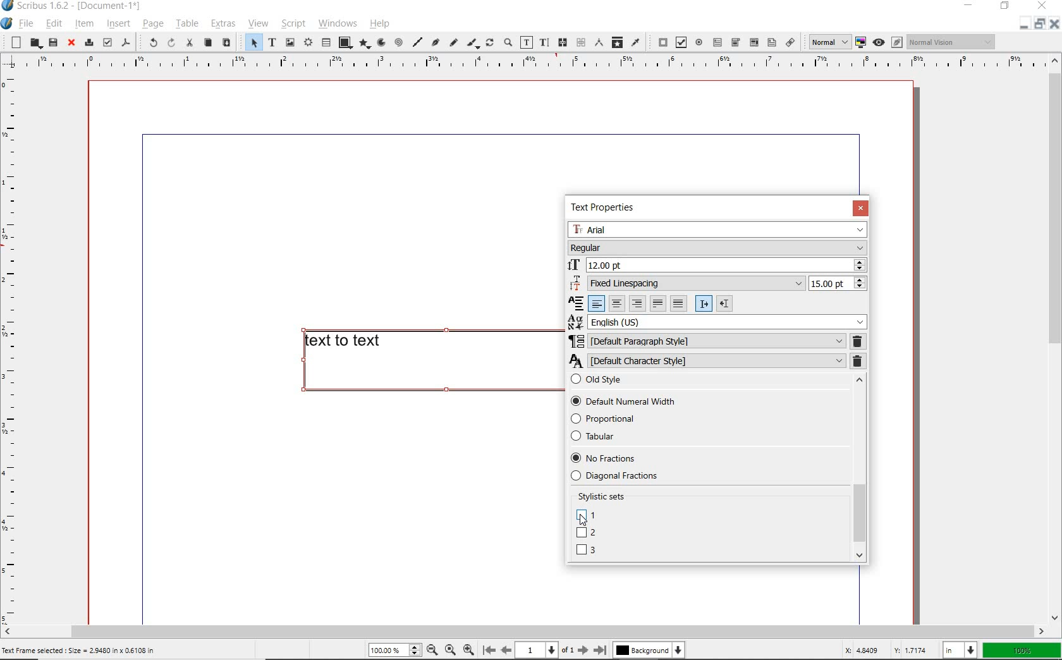  Describe the element at coordinates (508, 44) in the screenshot. I see `zoom in or zoom out` at that location.